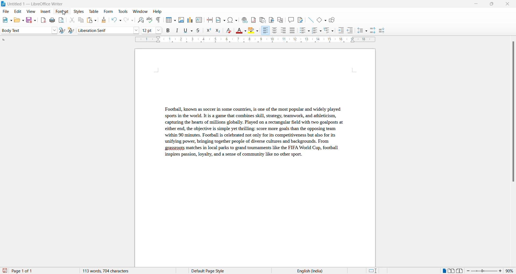  I want to click on line, so click(309, 19).